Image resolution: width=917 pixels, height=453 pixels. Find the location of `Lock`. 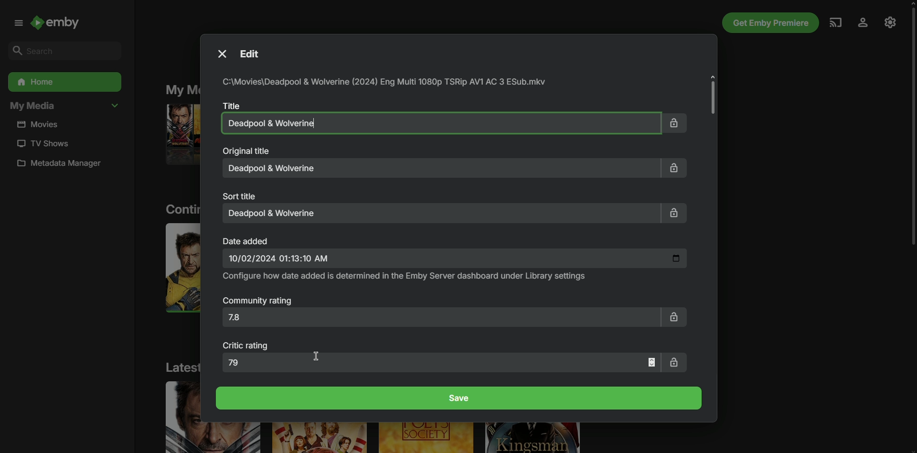

Lock is located at coordinates (674, 316).